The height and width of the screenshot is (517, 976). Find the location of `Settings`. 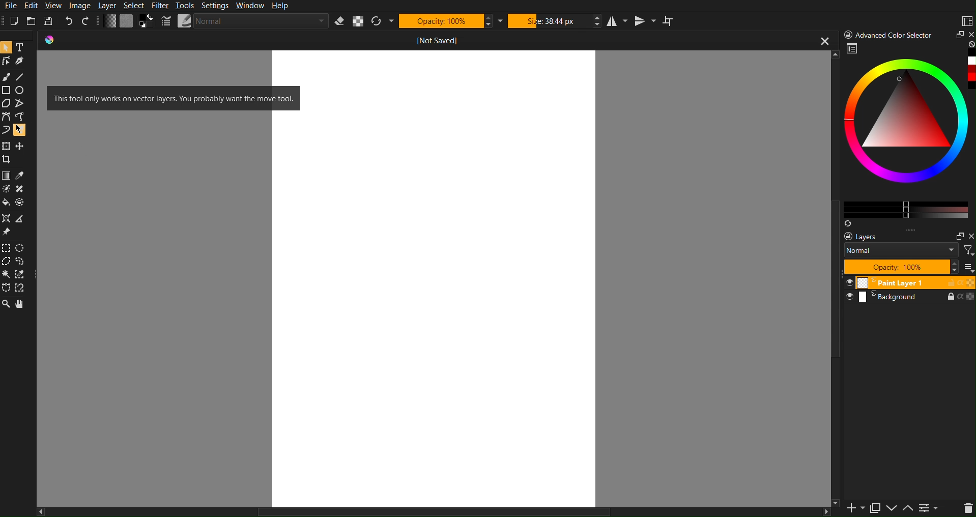

Settings is located at coordinates (218, 5).